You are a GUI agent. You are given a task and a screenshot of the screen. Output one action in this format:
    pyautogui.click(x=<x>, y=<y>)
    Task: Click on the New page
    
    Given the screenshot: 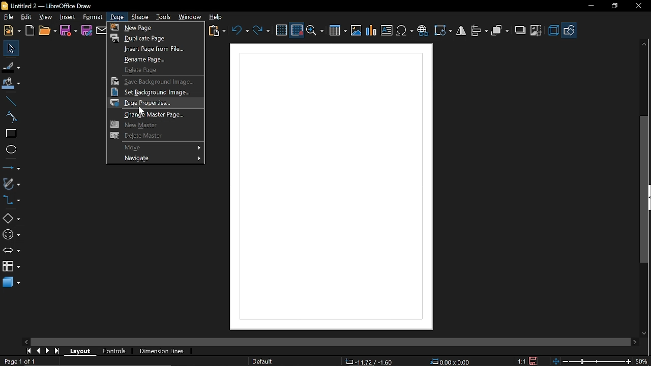 What is the action you would take?
    pyautogui.click(x=155, y=27)
    